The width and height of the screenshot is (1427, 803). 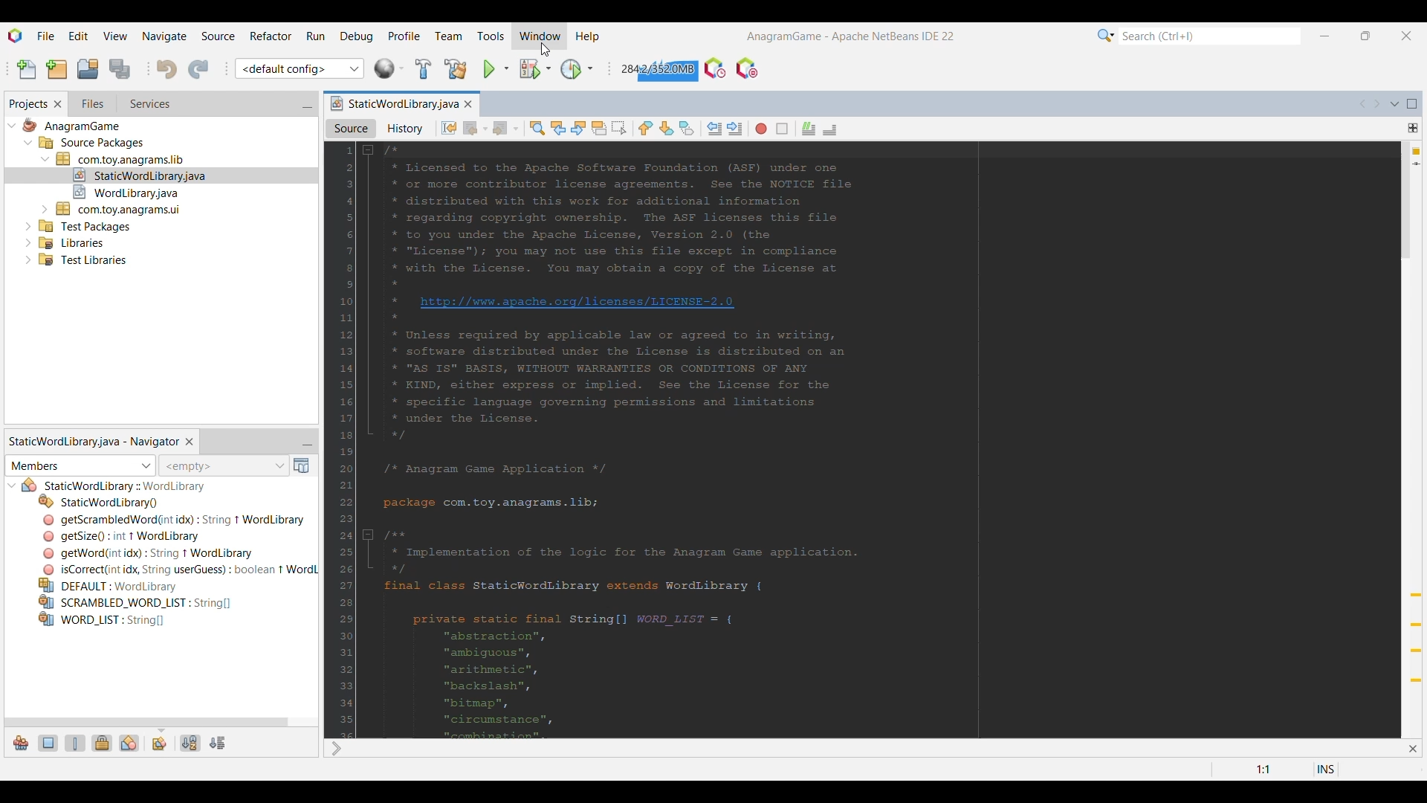 What do you see at coordinates (13, 486) in the screenshot?
I see `Click to collapse current file` at bounding box center [13, 486].